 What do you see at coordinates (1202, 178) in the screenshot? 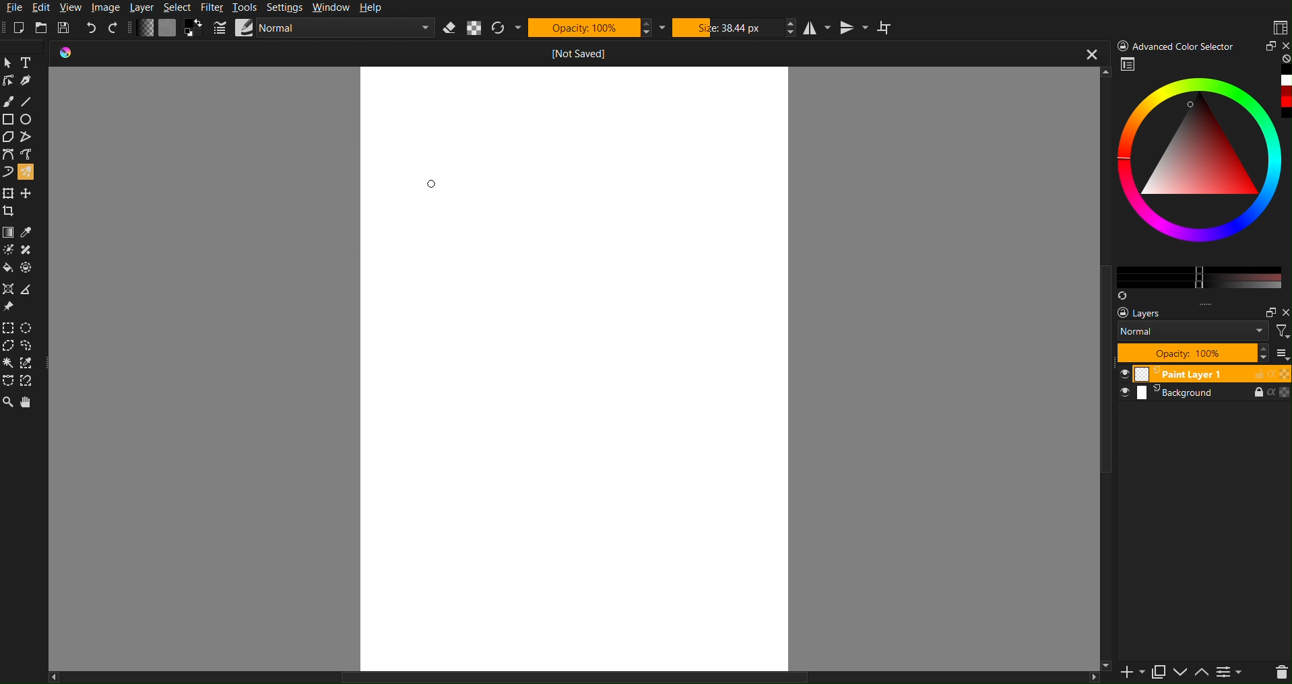
I see `Advanced Color Selector` at bounding box center [1202, 178].